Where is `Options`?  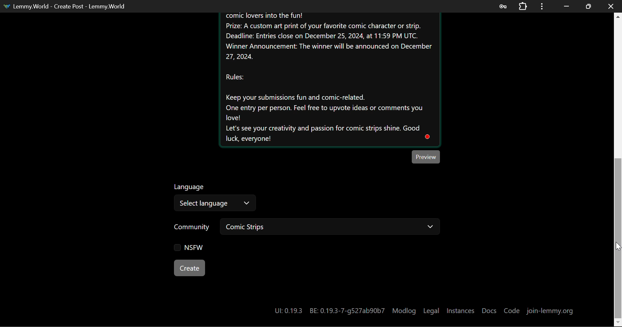 Options is located at coordinates (541, 6).